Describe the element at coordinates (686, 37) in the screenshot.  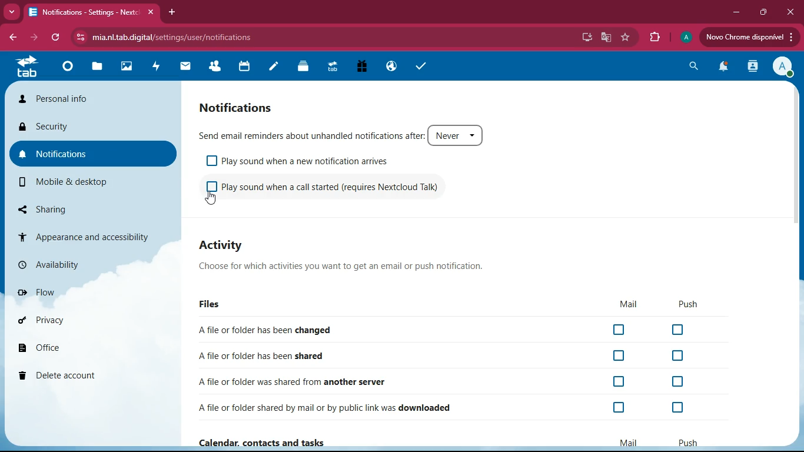
I see `profile` at that location.